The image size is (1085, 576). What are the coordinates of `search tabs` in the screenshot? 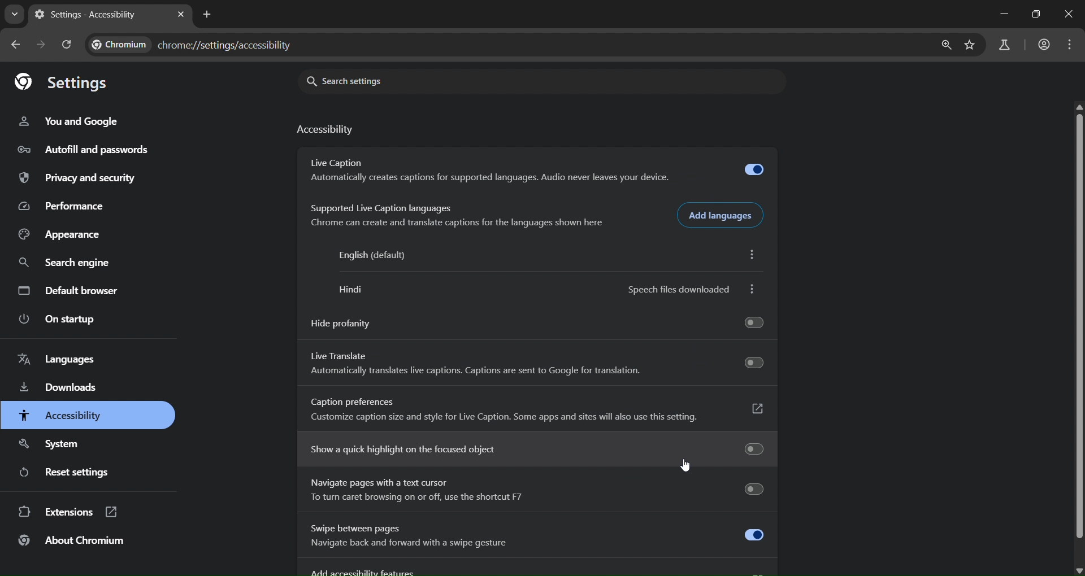 It's located at (15, 13).